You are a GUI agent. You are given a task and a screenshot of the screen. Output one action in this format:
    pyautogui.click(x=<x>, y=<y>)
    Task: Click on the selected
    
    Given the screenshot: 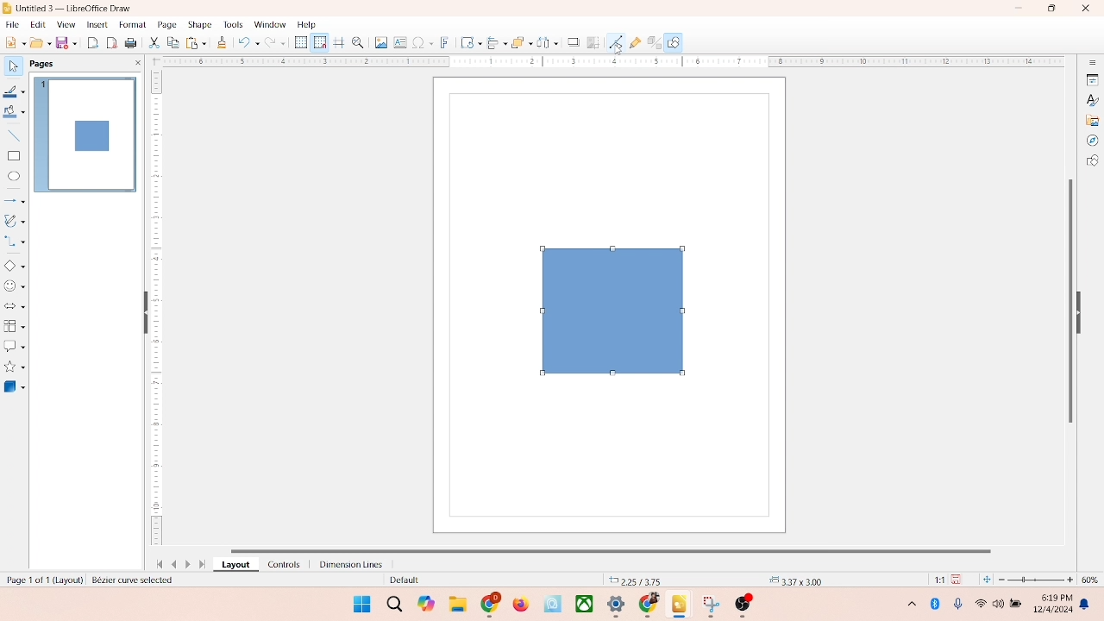 What is the action you would take?
    pyautogui.click(x=135, y=580)
    